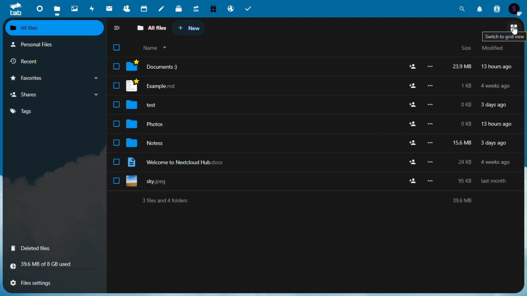 The width and height of the screenshot is (527, 296). Describe the element at coordinates (55, 28) in the screenshot. I see `all files` at that location.